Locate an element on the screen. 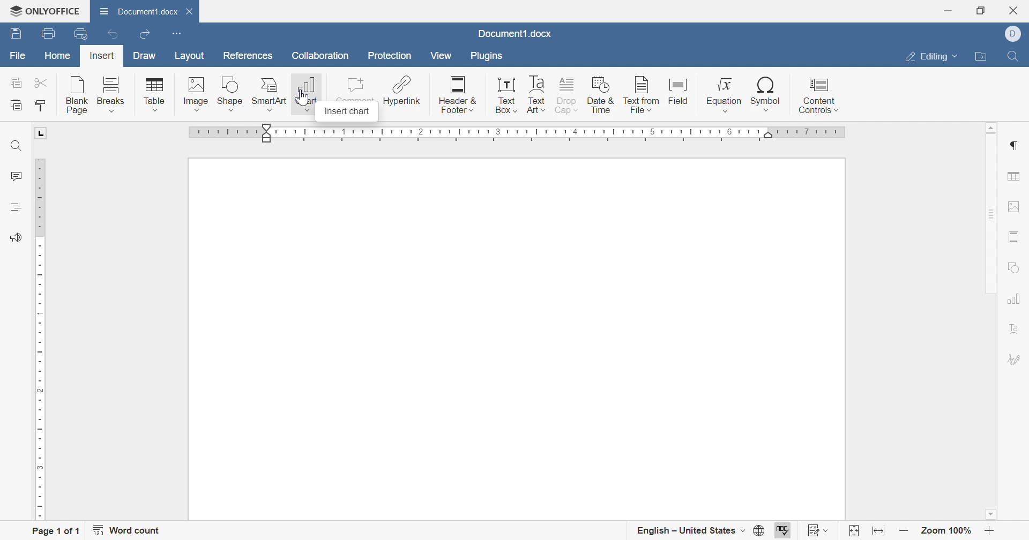 This screenshot has height=540, width=1029. Redo is located at coordinates (145, 35).